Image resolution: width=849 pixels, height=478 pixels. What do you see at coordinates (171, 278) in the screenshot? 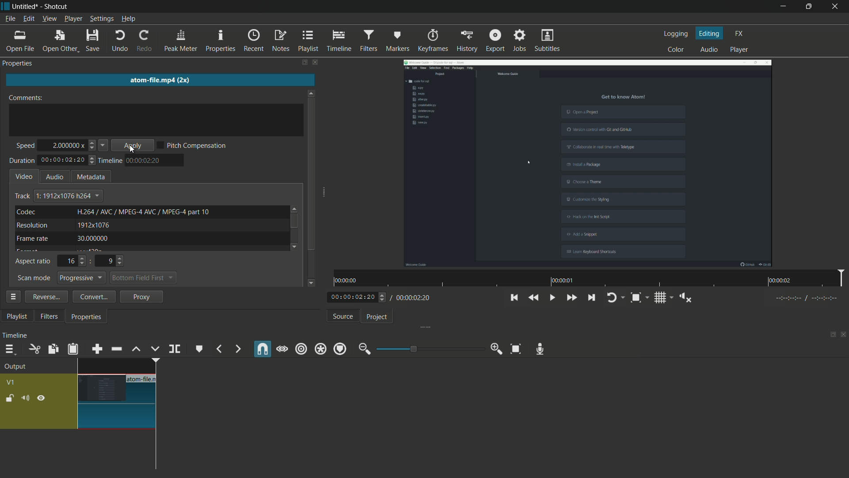
I see `dropdown` at bounding box center [171, 278].